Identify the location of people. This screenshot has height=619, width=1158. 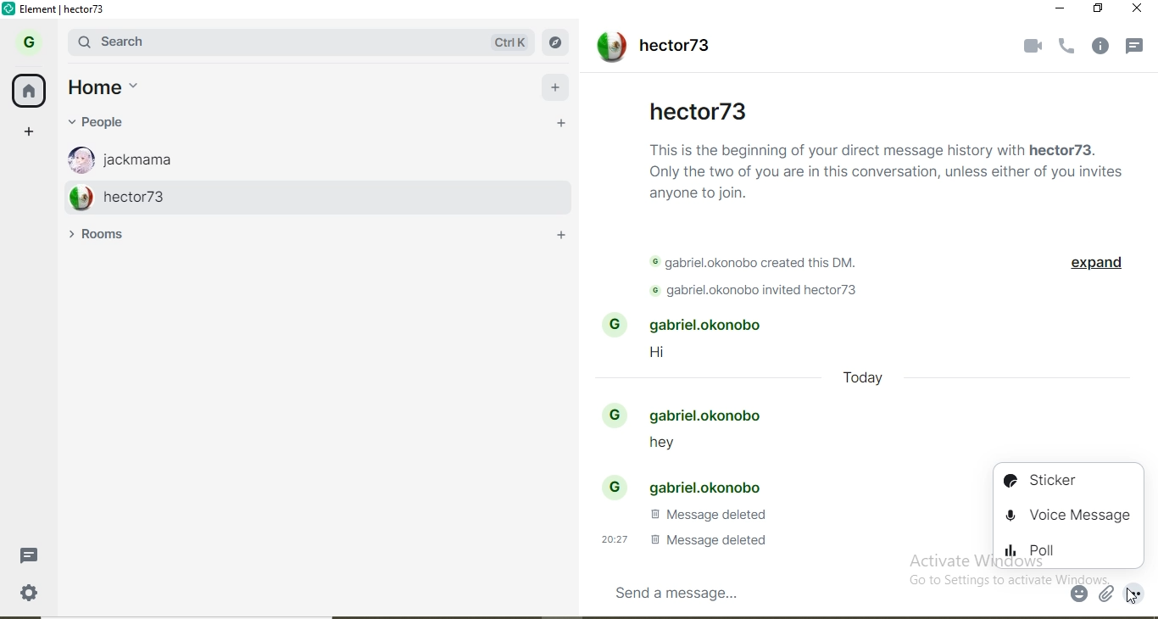
(111, 122).